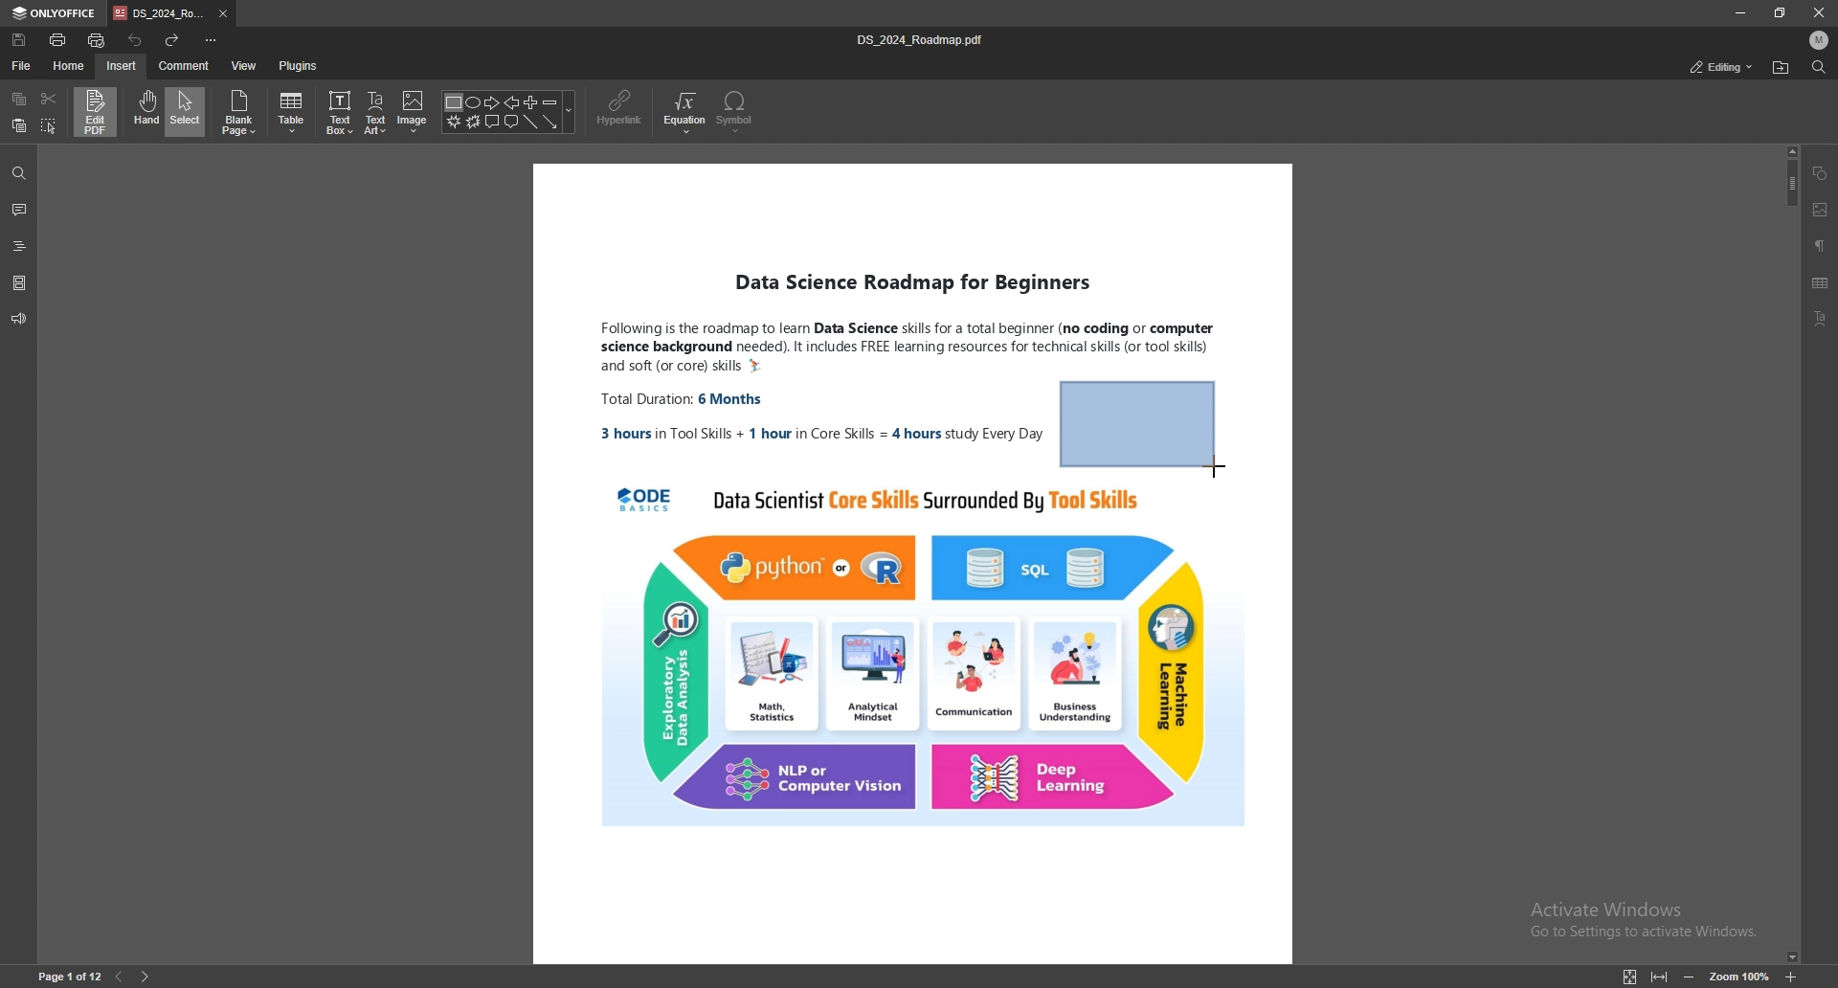 The height and width of the screenshot is (988, 1838). I want to click on symbol, so click(736, 112).